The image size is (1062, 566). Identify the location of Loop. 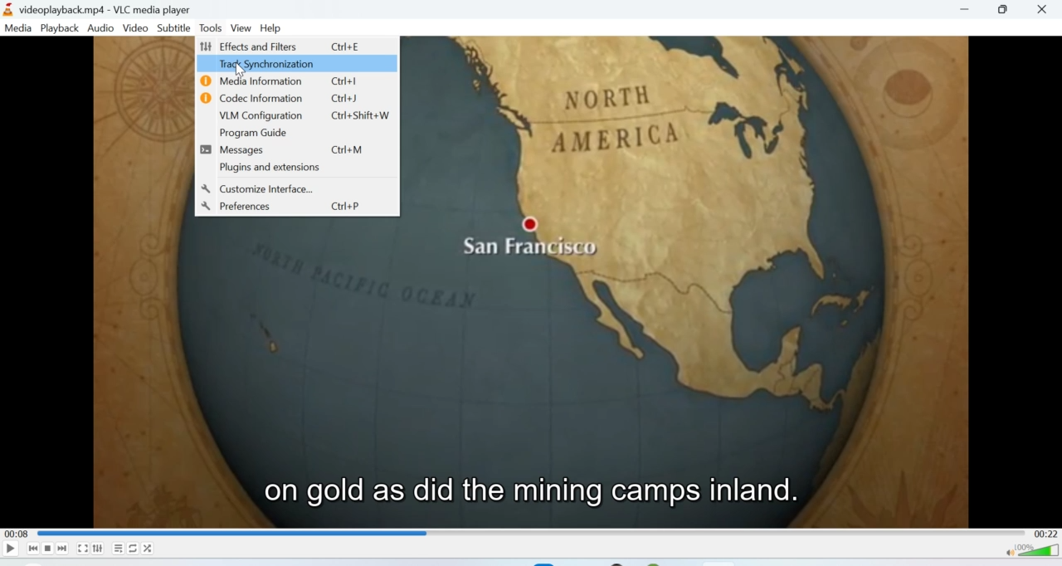
(131, 548).